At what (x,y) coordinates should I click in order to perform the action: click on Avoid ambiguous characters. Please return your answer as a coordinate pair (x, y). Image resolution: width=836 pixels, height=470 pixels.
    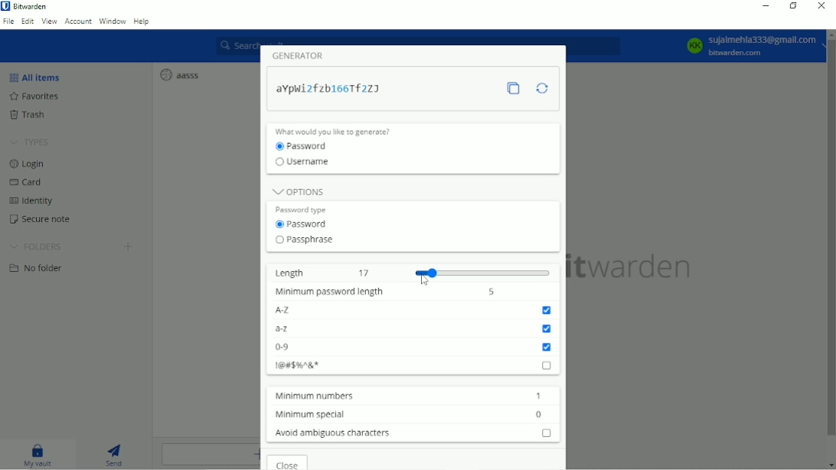
    Looking at the image, I should click on (411, 432).